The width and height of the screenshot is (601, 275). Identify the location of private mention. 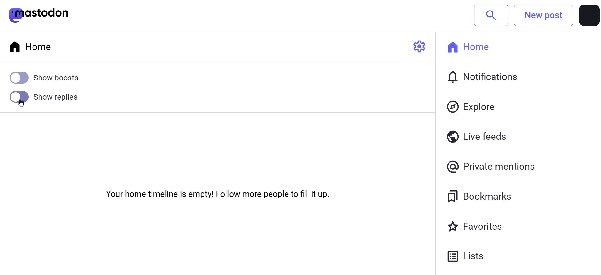
(494, 166).